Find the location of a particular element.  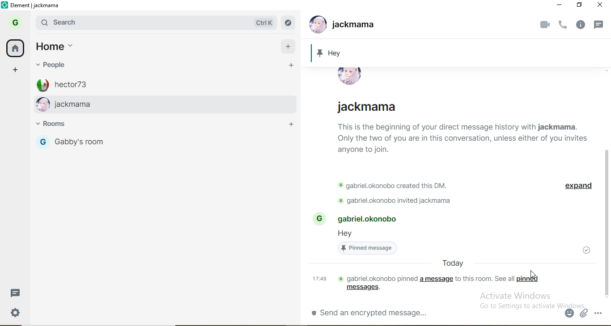

home is located at coordinates (15, 49).